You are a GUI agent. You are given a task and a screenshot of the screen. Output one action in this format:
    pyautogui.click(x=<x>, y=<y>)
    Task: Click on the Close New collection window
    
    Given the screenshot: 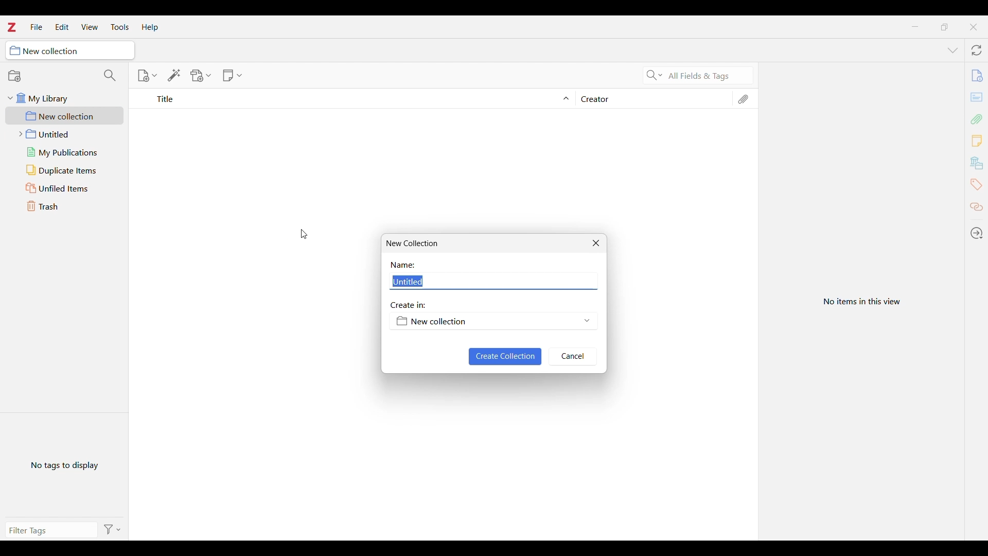 What is the action you would take?
    pyautogui.click(x=596, y=243)
    